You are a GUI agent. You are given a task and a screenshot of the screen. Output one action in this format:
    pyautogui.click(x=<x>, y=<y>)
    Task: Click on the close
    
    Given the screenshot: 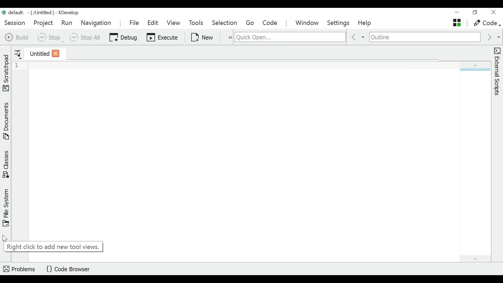 What is the action you would take?
    pyautogui.click(x=55, y=53)
    